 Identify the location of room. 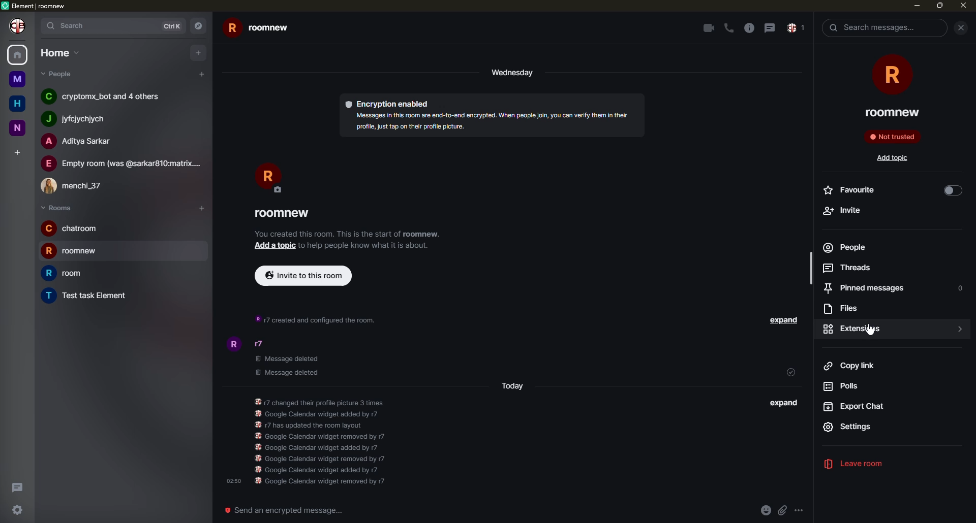
(73, 250).